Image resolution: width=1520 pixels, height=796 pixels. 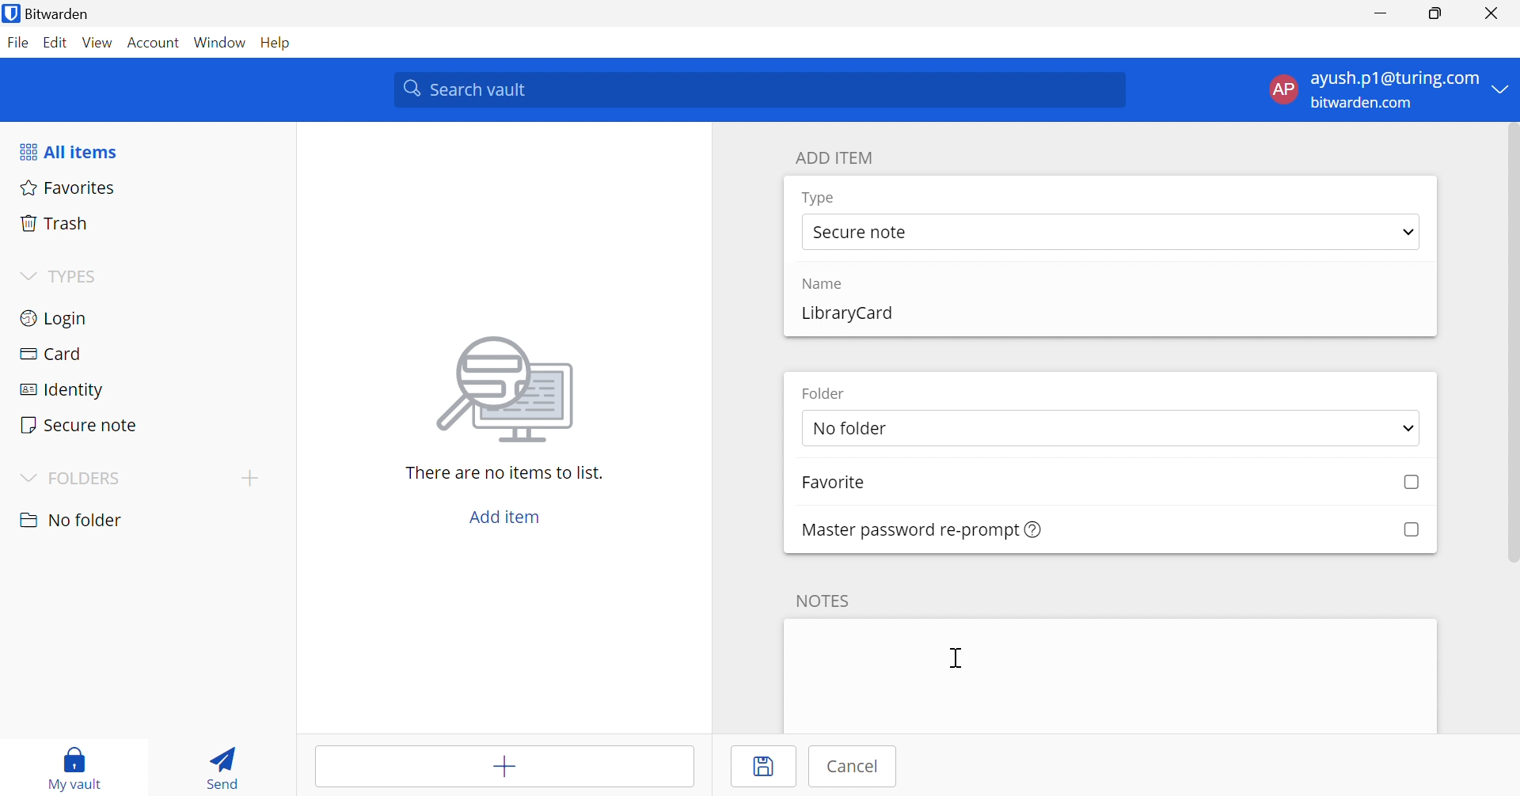 What do you see at coordinates (505, 389) in the screenshot?
I see `image` at bounding box center [505, 389].